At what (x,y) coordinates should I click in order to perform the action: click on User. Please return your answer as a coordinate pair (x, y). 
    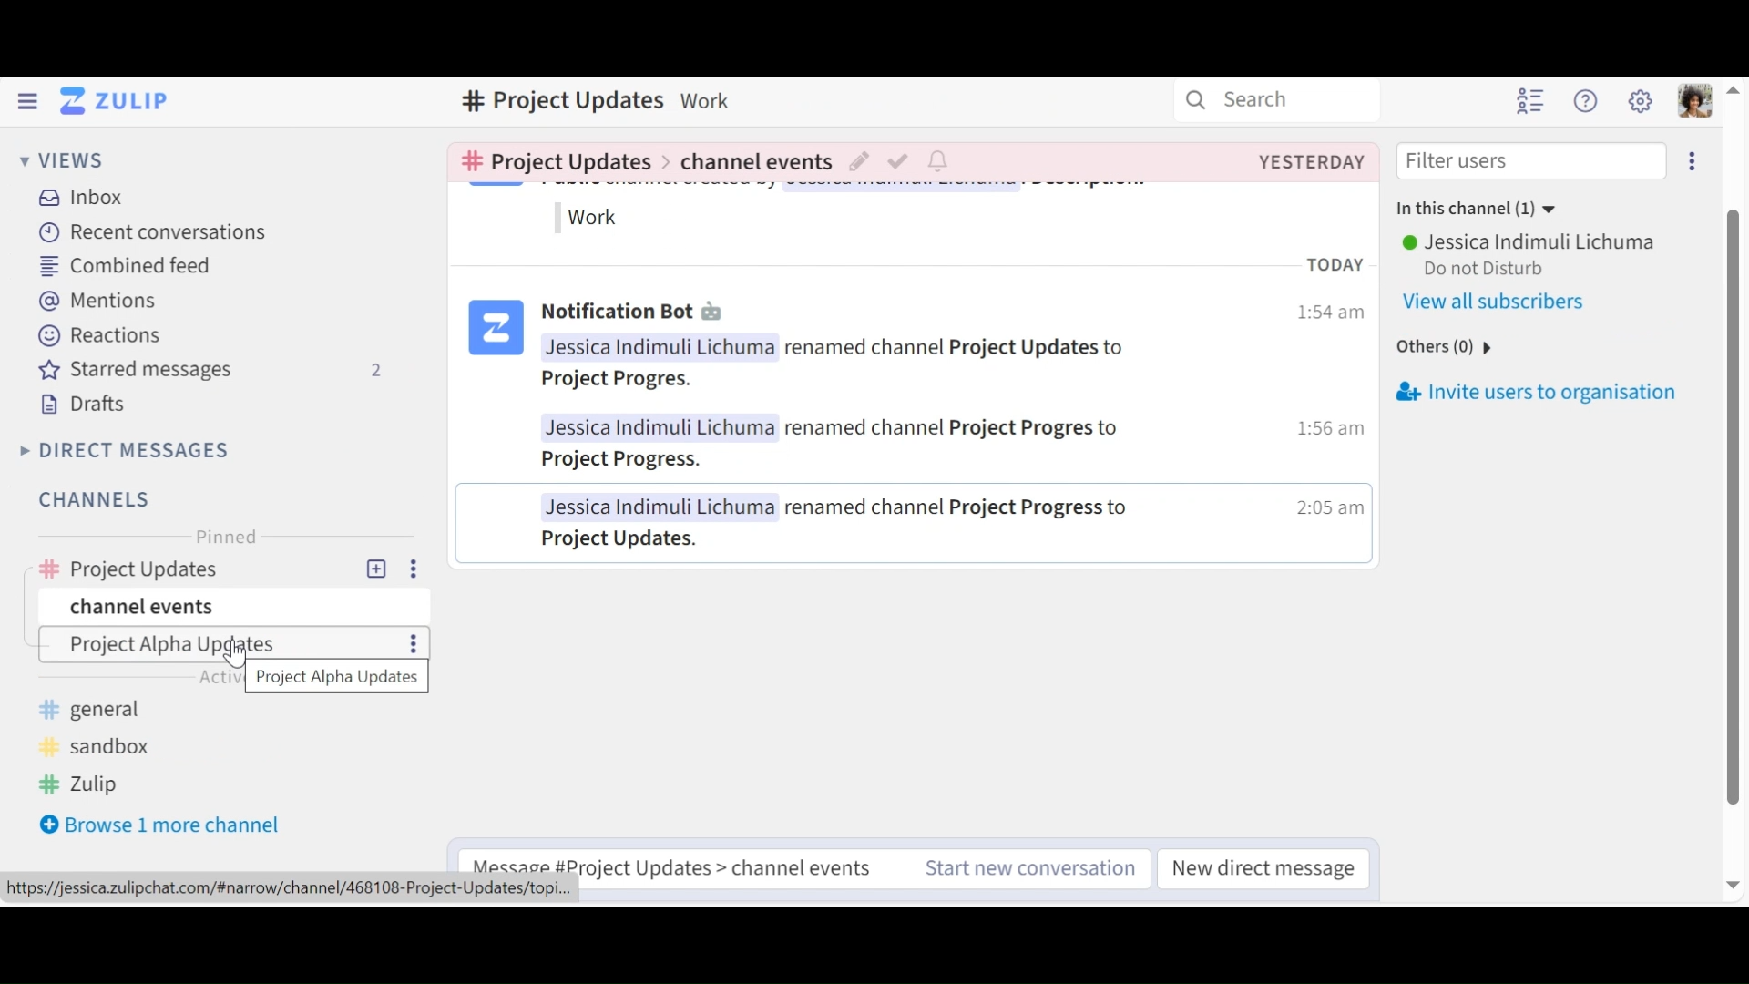
    Looking at the image, I should click on (1528, 244).